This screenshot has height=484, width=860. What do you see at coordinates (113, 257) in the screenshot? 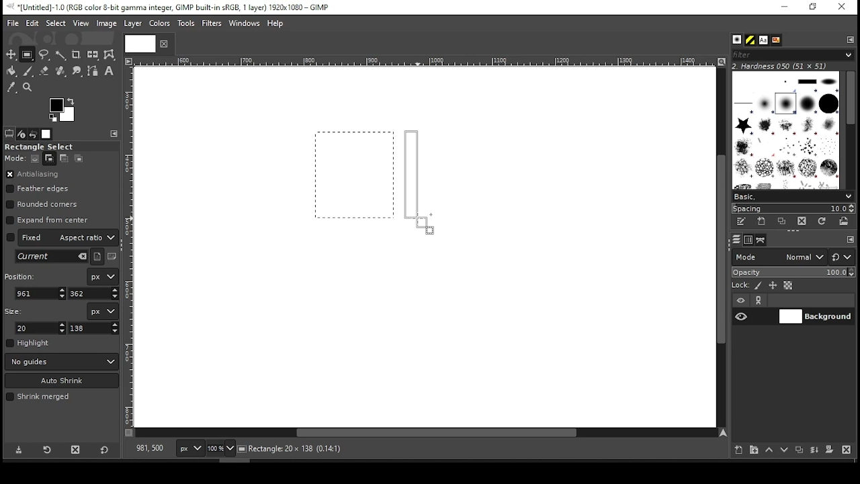
I see `landscape` at bounding box center [113, 257].